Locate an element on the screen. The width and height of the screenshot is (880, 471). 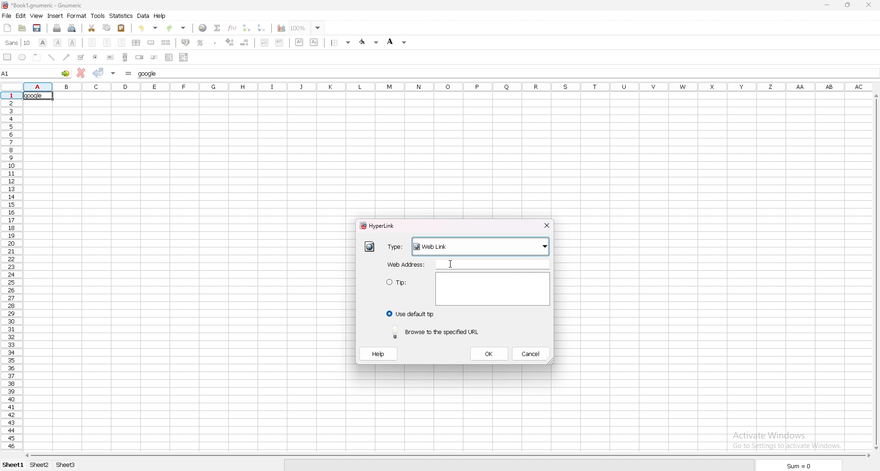
cursor is located at coordinates (872, 257).